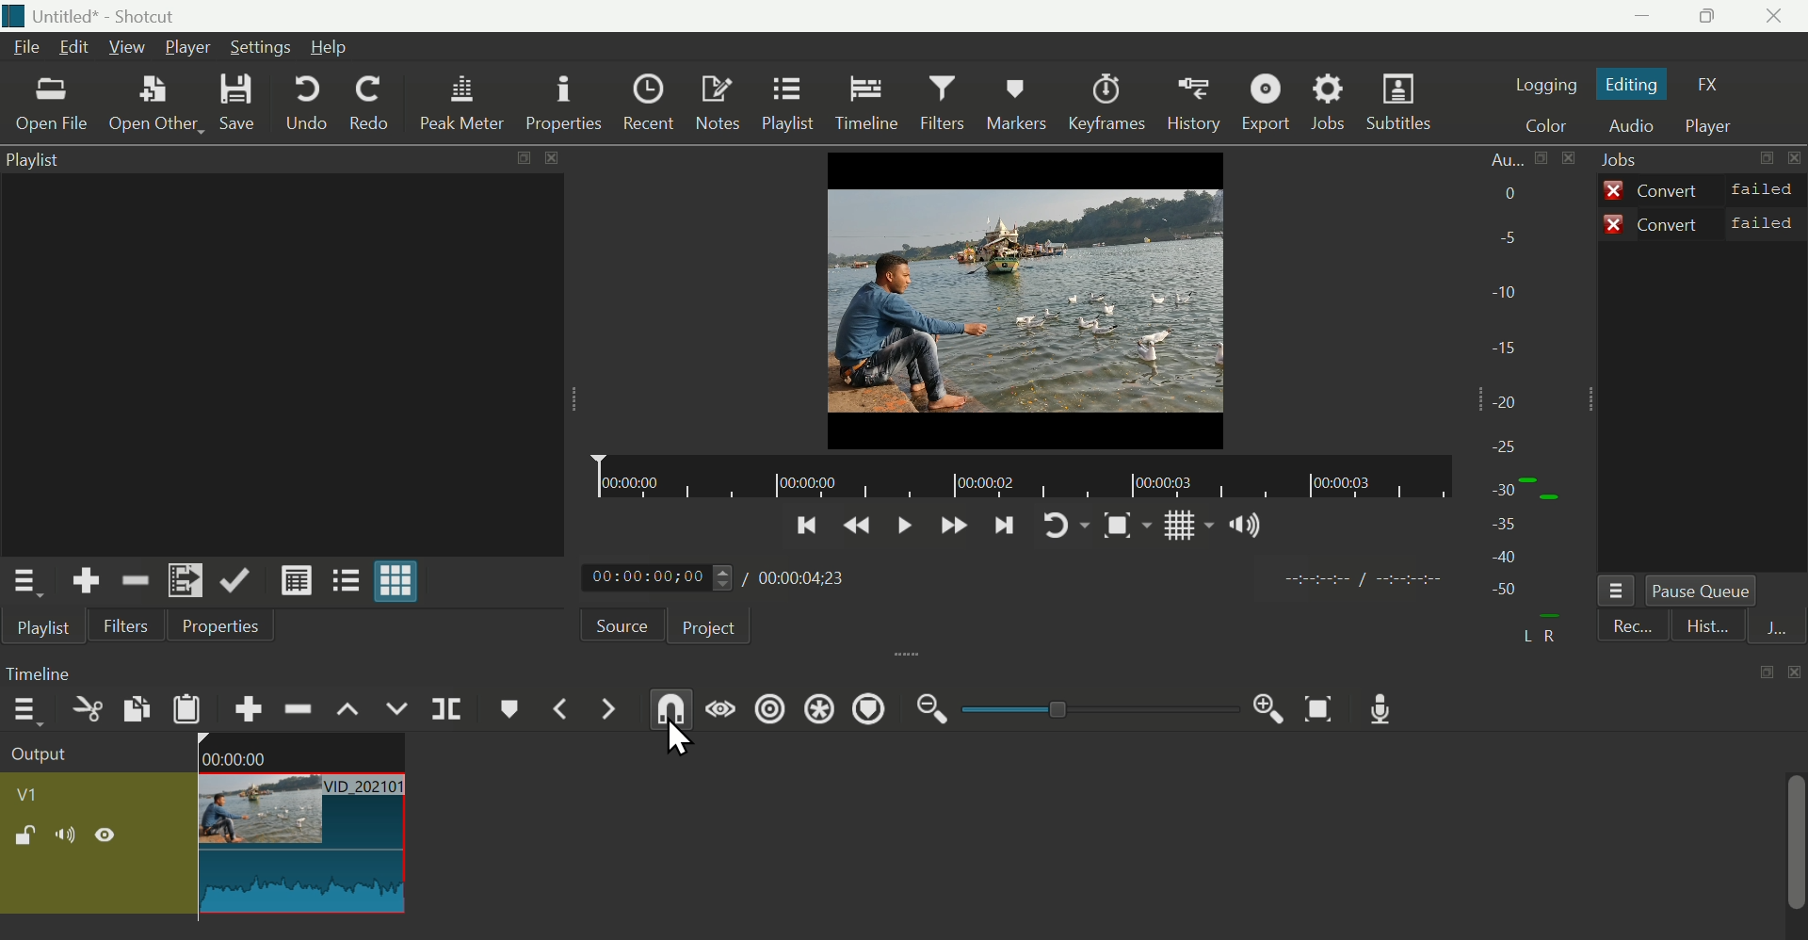 The height and width of the screenshot is (940, 1808). What do you see at coordinates (1122, 528) in the screenshot?
I see `Snap` at bounding box center [1122, 528].